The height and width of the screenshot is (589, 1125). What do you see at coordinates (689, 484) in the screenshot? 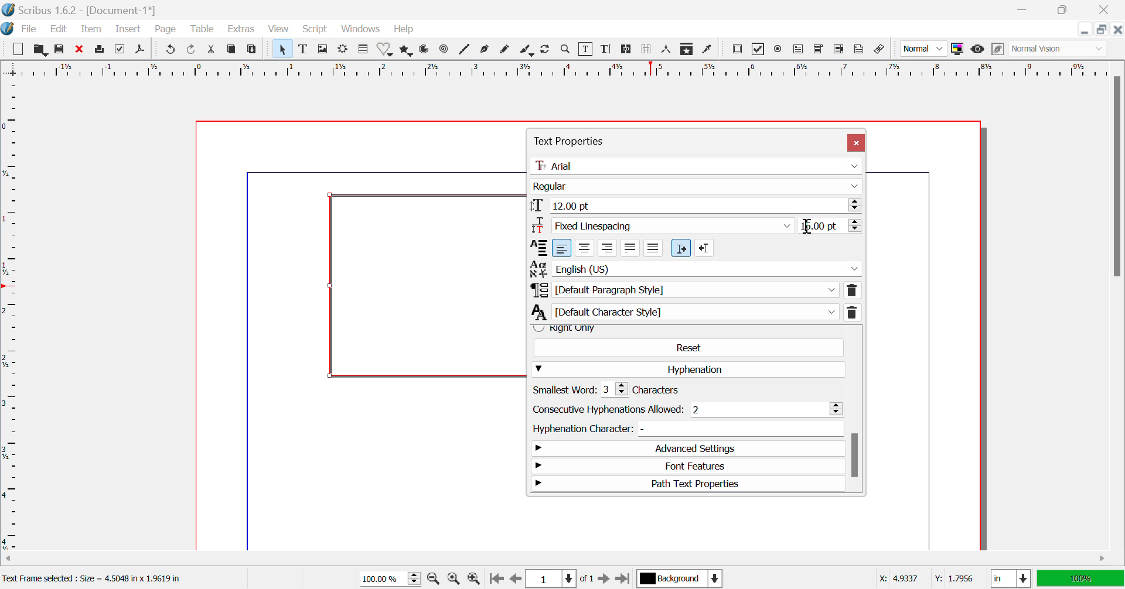
I see `Path Text Properties` at bounding box center [689, 484].